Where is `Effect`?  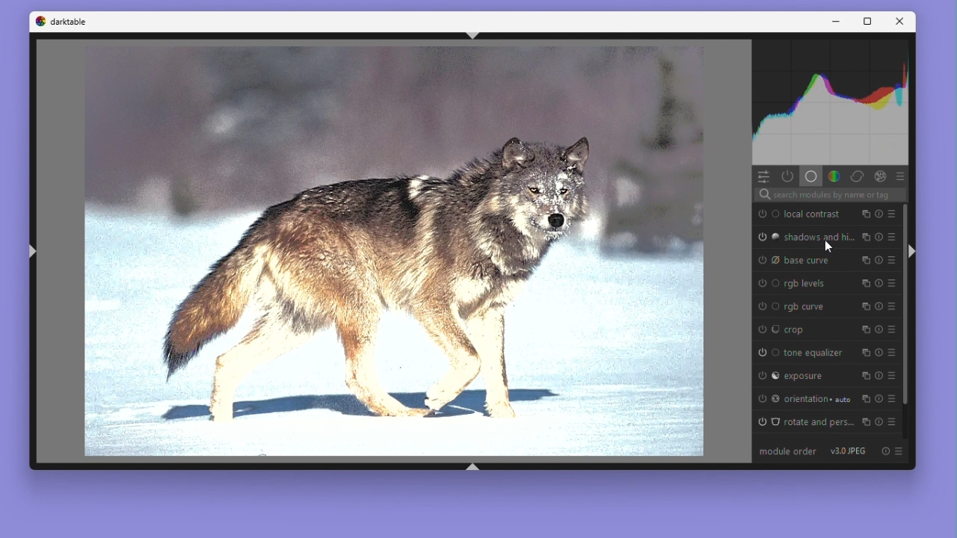 Effect is located at coordinates (880, 176).